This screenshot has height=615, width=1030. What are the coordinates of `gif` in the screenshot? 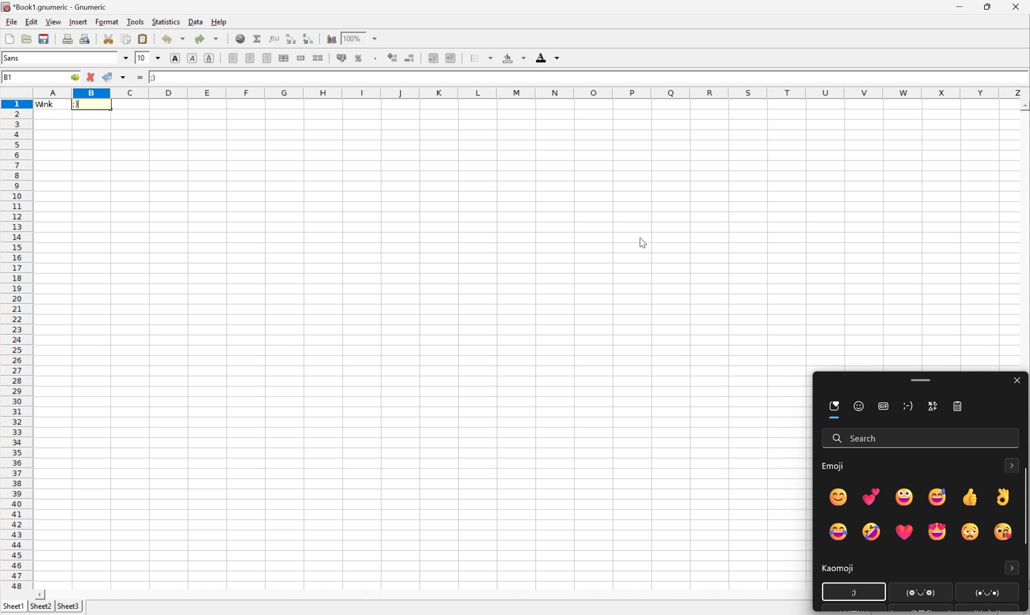 It's located at (884, 407).